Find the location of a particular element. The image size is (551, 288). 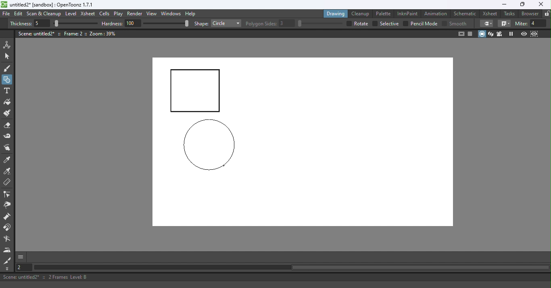

slider is located at coordinates (320, 23).